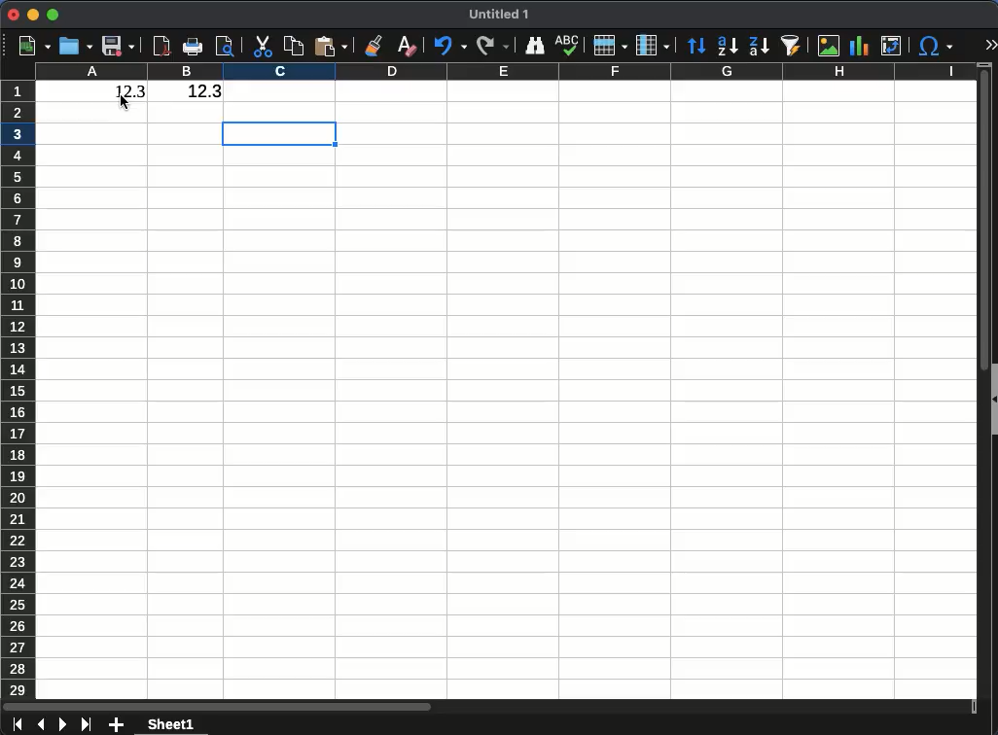 This screenshot has width=998, height=735. Describe the element at coordinates (171, 724) in the screenshot. I see `sheet 1` at that location.